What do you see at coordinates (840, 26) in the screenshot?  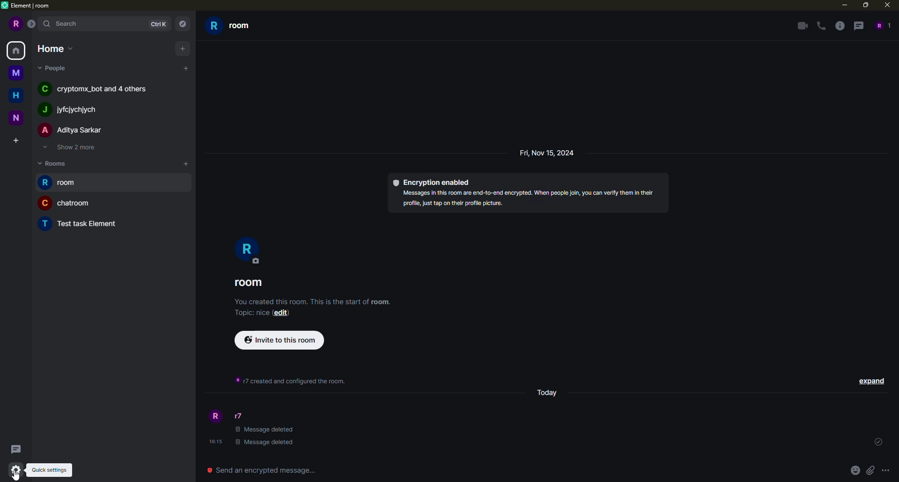 I see `info` at bounding box center [840, 26].